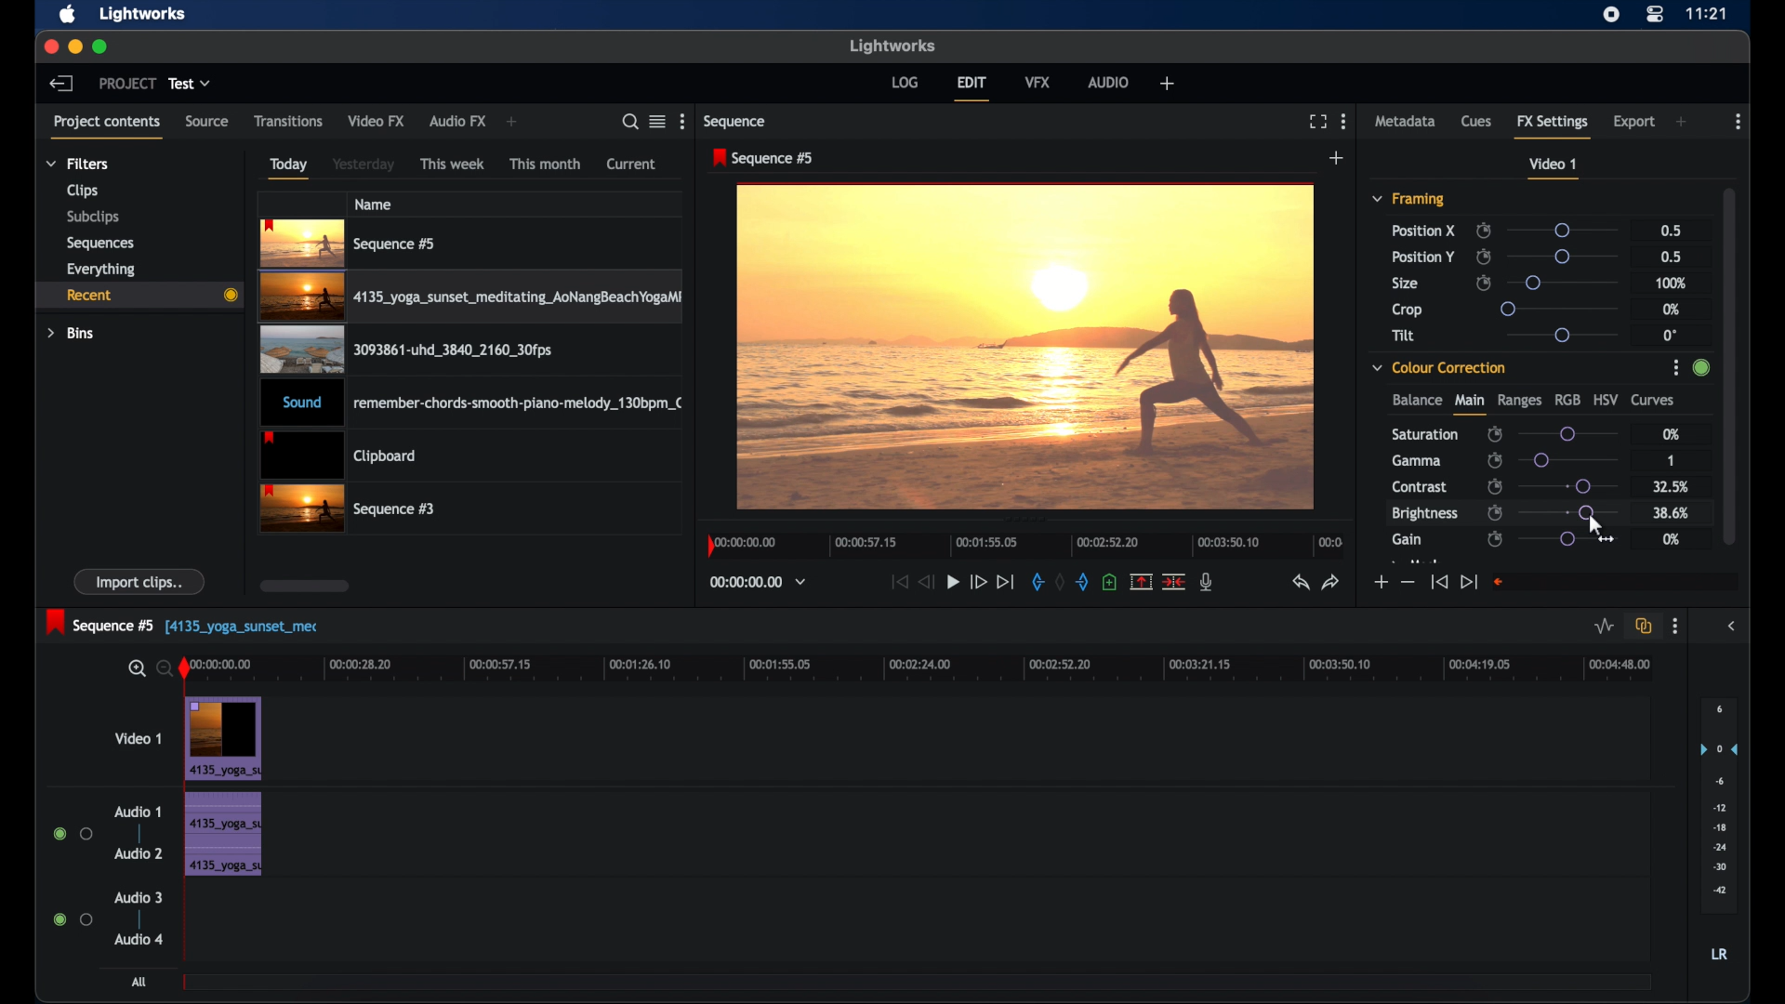  I want to click on video fx, so click(376, 121).